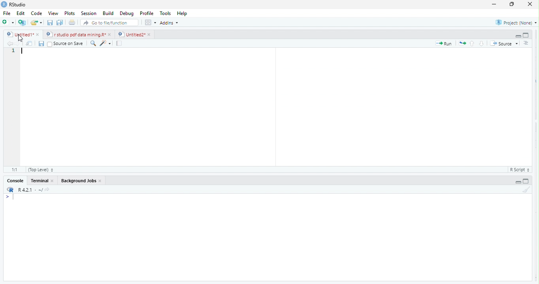  I want to click on compile report, so click(120, 44).